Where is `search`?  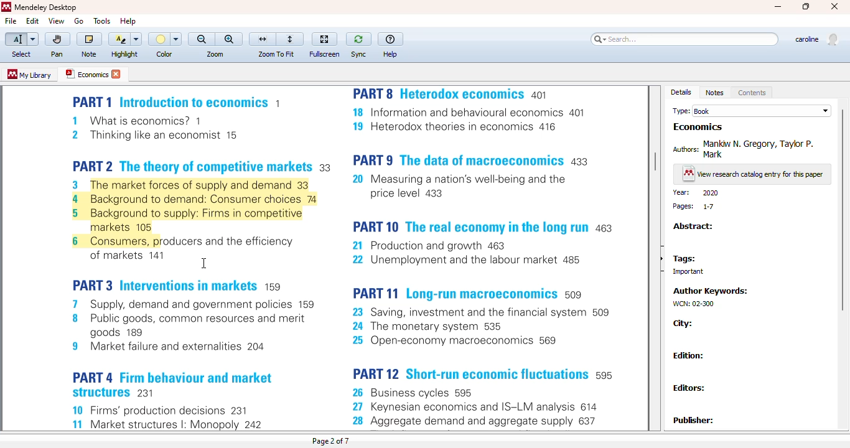
search is located at coordinates (684, 39).